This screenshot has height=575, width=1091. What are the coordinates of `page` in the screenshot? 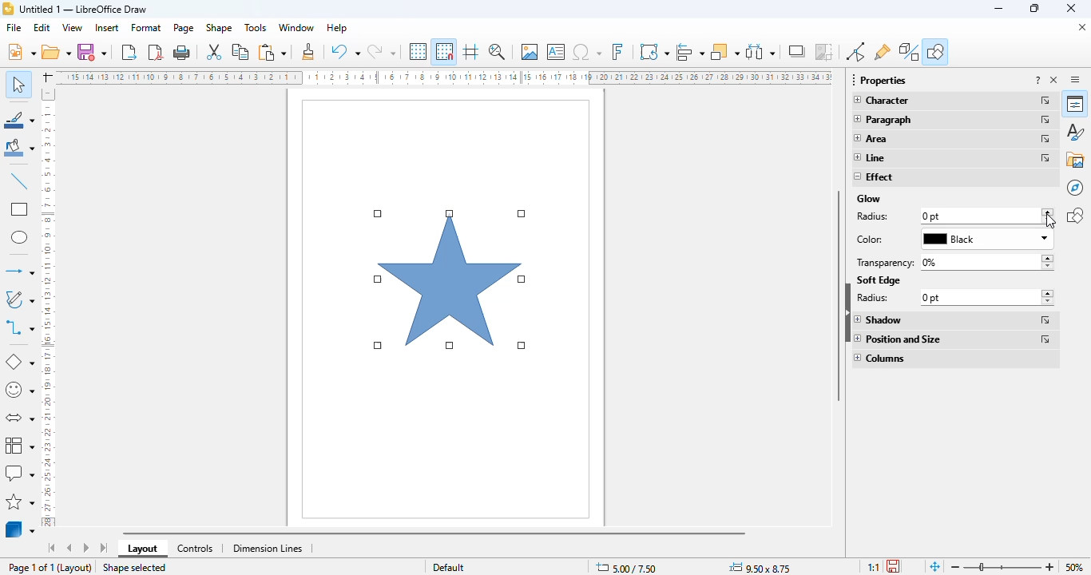 It's located at (184, 27).